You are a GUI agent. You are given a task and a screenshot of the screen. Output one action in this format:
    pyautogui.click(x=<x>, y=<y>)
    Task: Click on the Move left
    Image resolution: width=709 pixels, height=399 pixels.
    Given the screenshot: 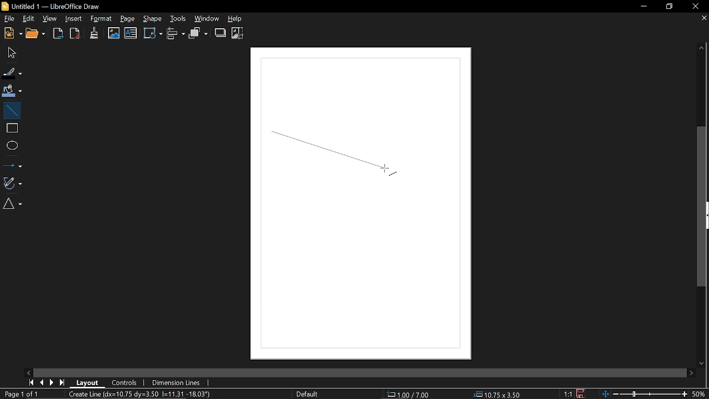 What is the action you would take?
    pyautogui.click(x=30, y=372)
    